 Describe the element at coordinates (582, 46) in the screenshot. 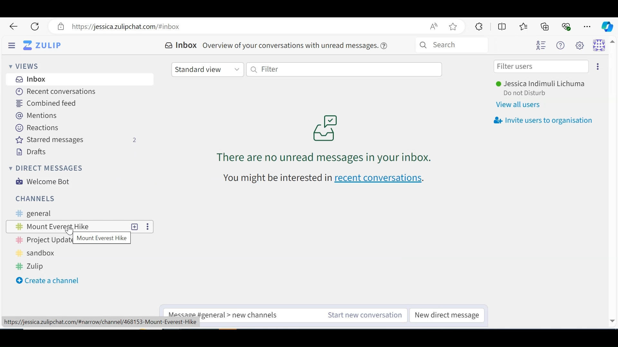

I see `main settings` at that location.